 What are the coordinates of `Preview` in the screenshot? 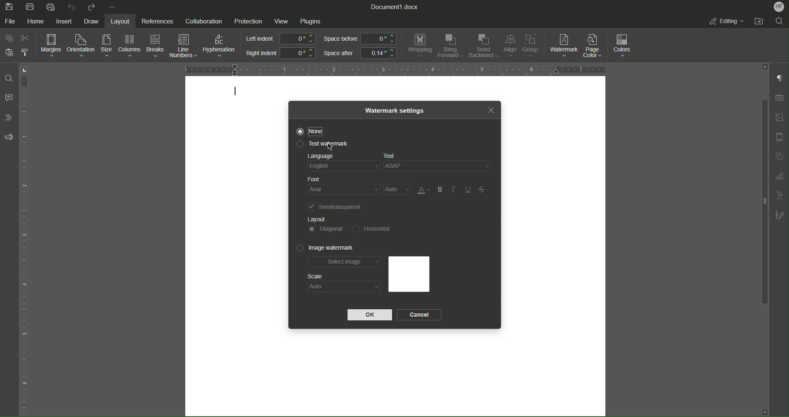 It's located at (409, 274).